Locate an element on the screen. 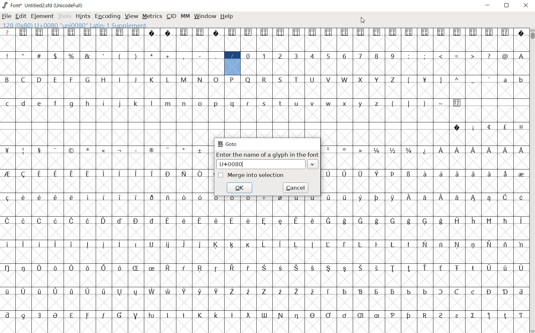  glyph is located at coordinates (72, 291).